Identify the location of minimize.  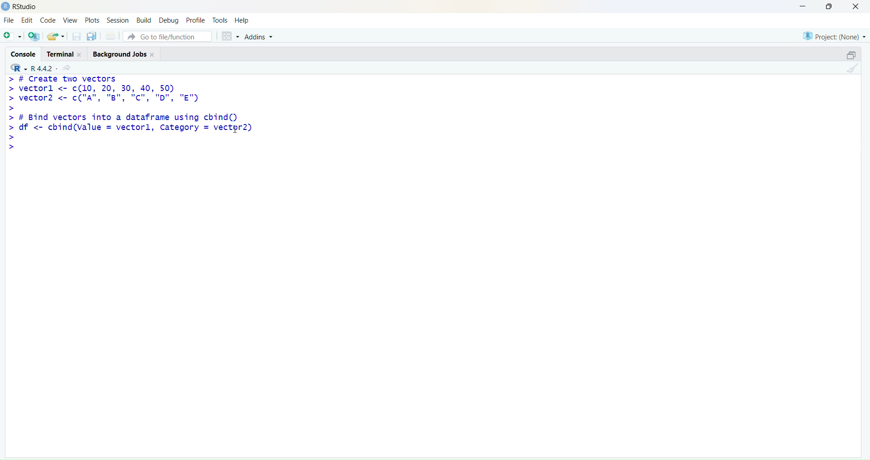
(852, 56).